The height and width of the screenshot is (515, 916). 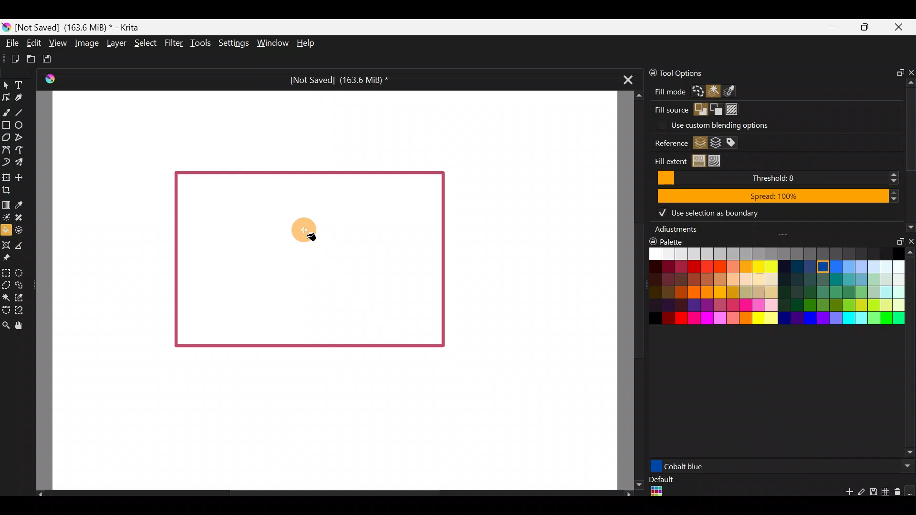 What do you see at coordinates (11, 191) in the screenshot?
I see `Crop the image to an area` at bounding box center [11, 191].